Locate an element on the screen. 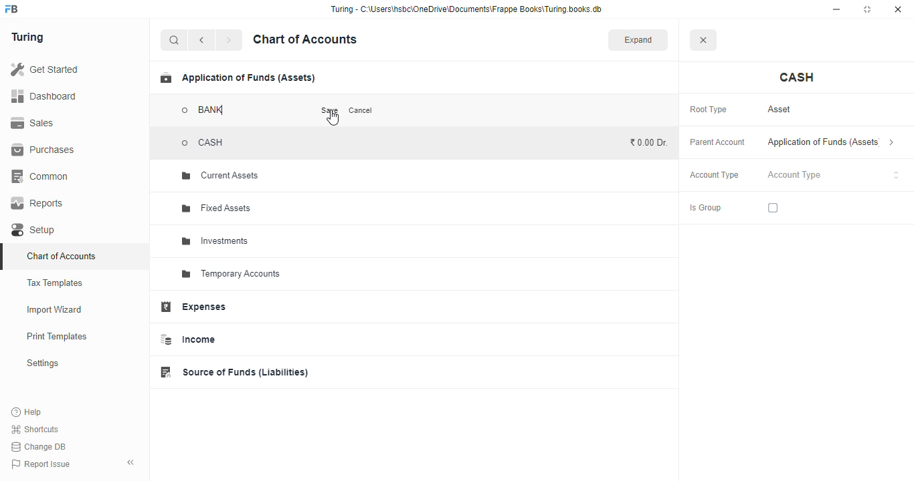 The height and width of the screenshot is (481, 914). report issue is located at coordinates (40, 464).